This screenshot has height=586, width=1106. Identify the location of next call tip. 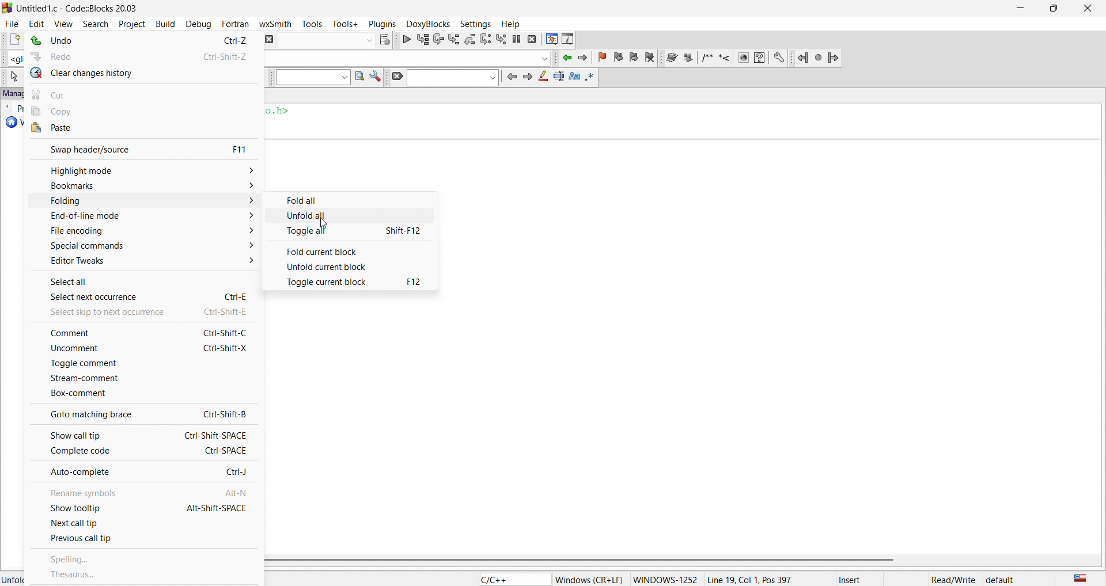
(144, 524).